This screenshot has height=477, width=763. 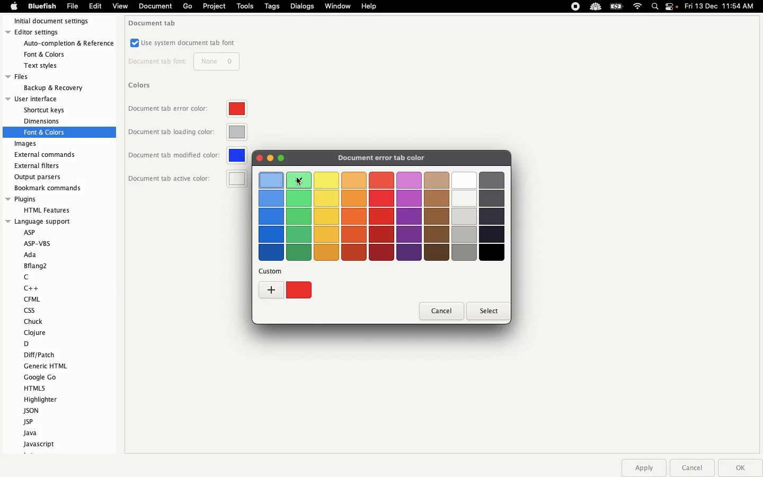 I want to click on Notification, so click(x=672, y=7).